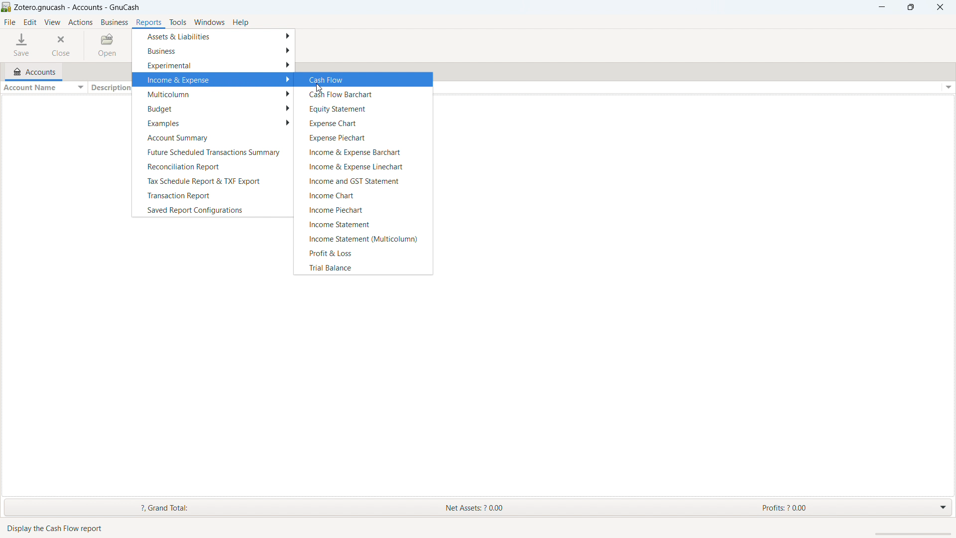 The width and height of the screenshot is (956, 538). I want to click on view, so click(53, 22).